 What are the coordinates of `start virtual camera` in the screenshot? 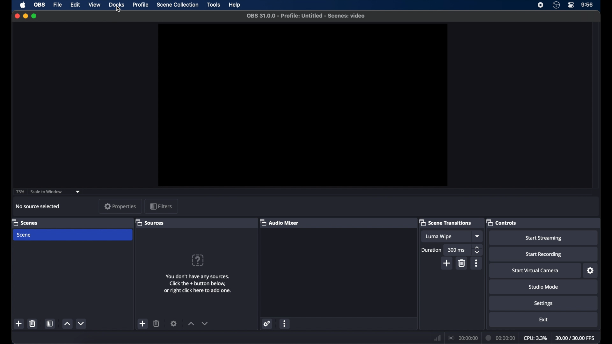 It's located at (535, 270).